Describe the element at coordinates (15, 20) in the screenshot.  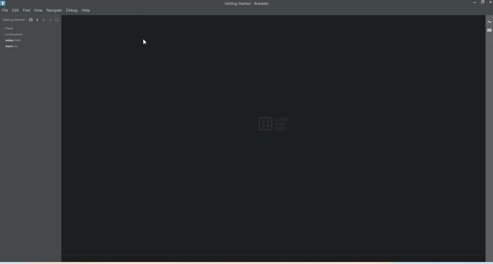
I see `Getting Started` at that location.